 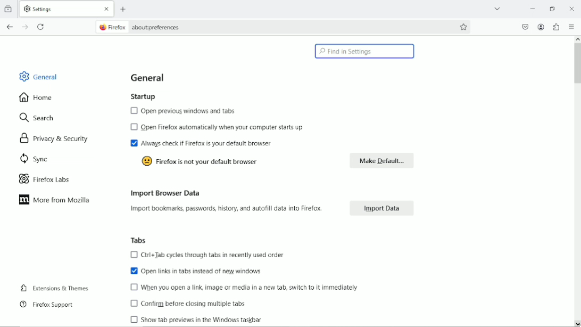 I want to click on Import data, so click(x=380, y=207).